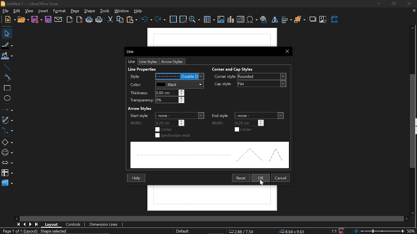  I want to click on line, so click(8, 66).